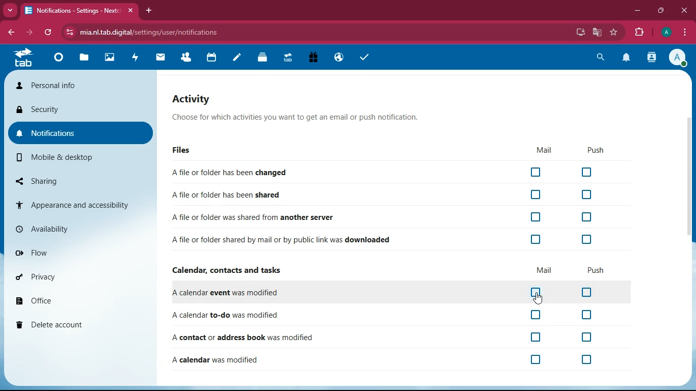  What do you see at coordinates (11, 11) in the screenshot?
I see `Drop down` at bounding box center [11, 11].